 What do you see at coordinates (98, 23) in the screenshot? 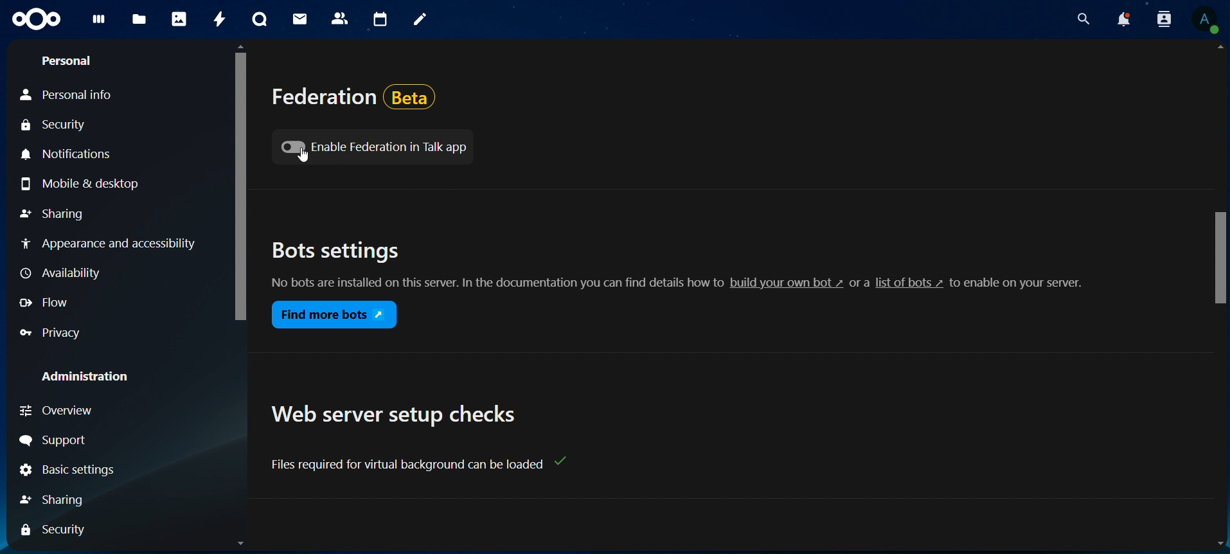
I see `dashboard` at bounding box center [98, 23].